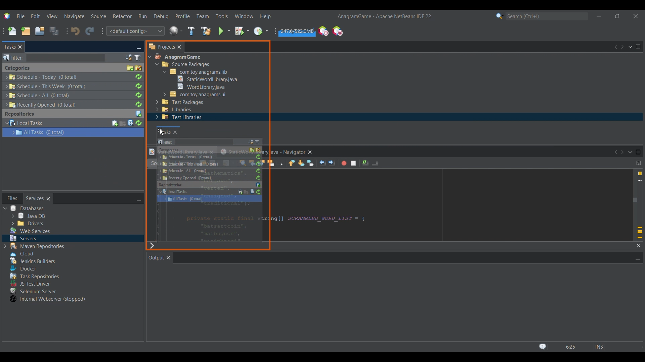 The image size is (645, 362). Describe the element at coordinates (177, 118) in the screenshot. I see `` at that location.